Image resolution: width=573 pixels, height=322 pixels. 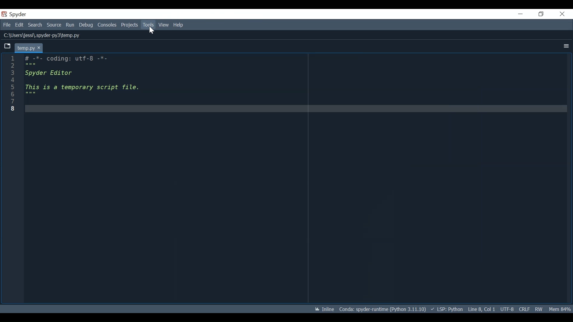 What do you see at coordinates (539, 309) in the screenshot?
I see `File Permission` at bounding box center [539, 309].